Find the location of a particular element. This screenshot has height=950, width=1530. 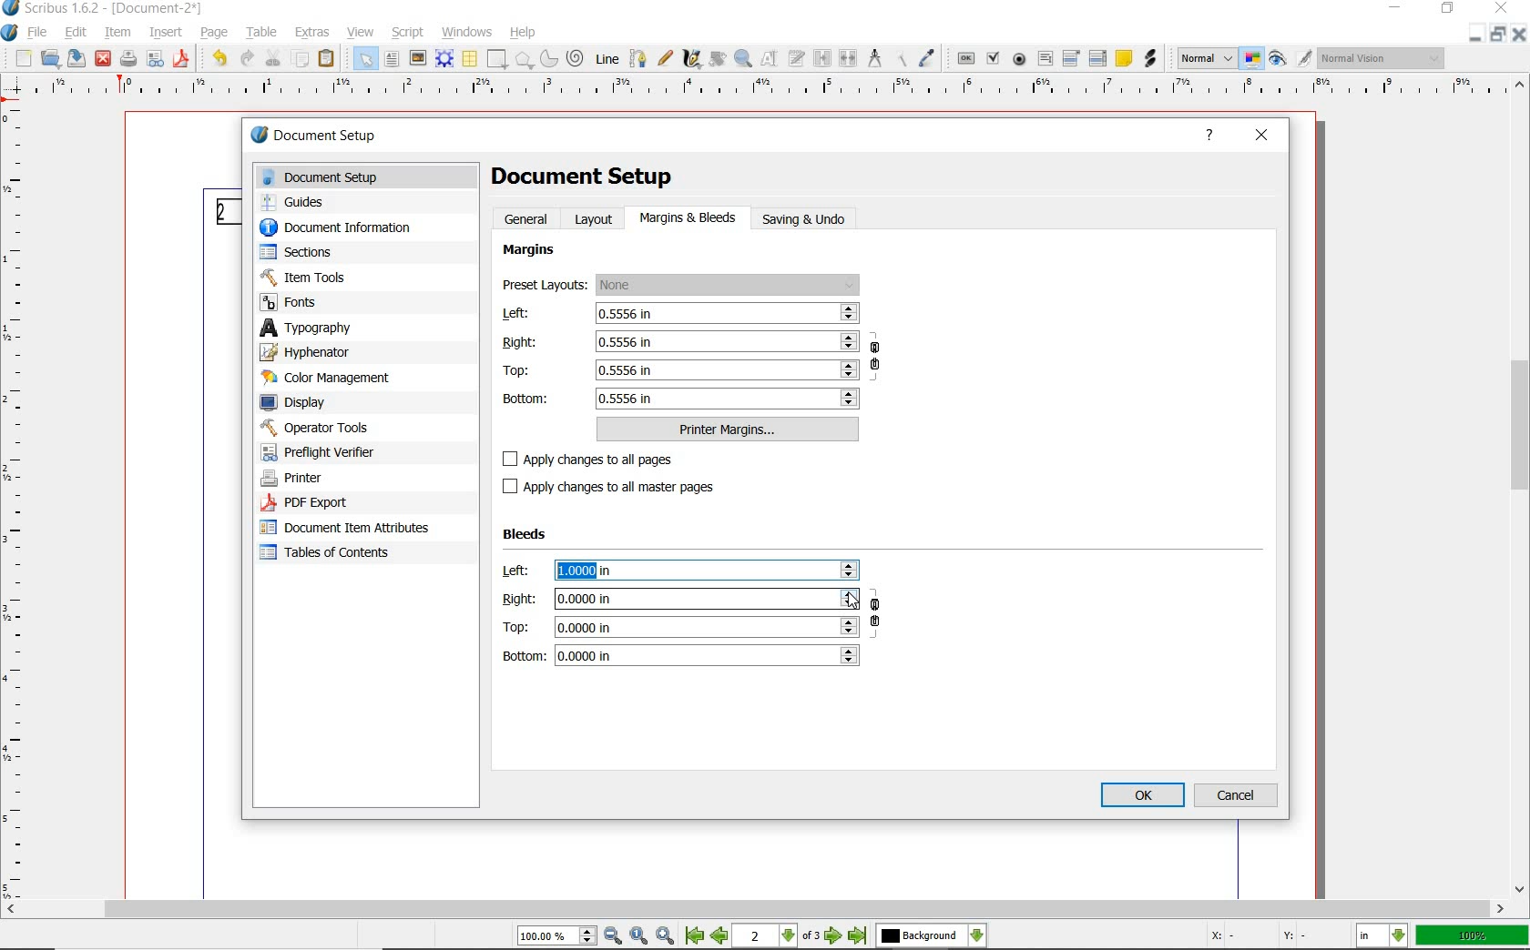

margins & bleeds is located at coordinates (688, 219).